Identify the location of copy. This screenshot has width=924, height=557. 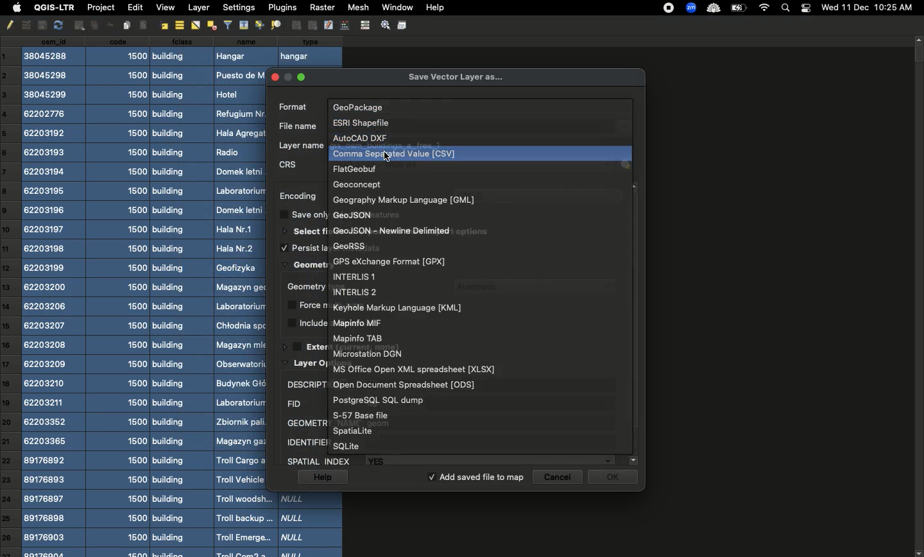
(40, 25).